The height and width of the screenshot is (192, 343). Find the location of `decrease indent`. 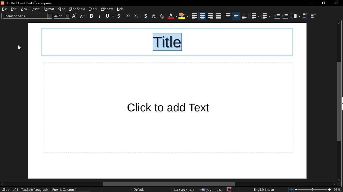

decrease indent is located at coordinates (285, 16).